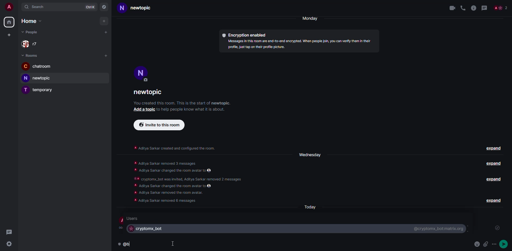  What do you see at coordinates (309, 154) in the screenshot?
I see `day` at bounding box center [309, 154].